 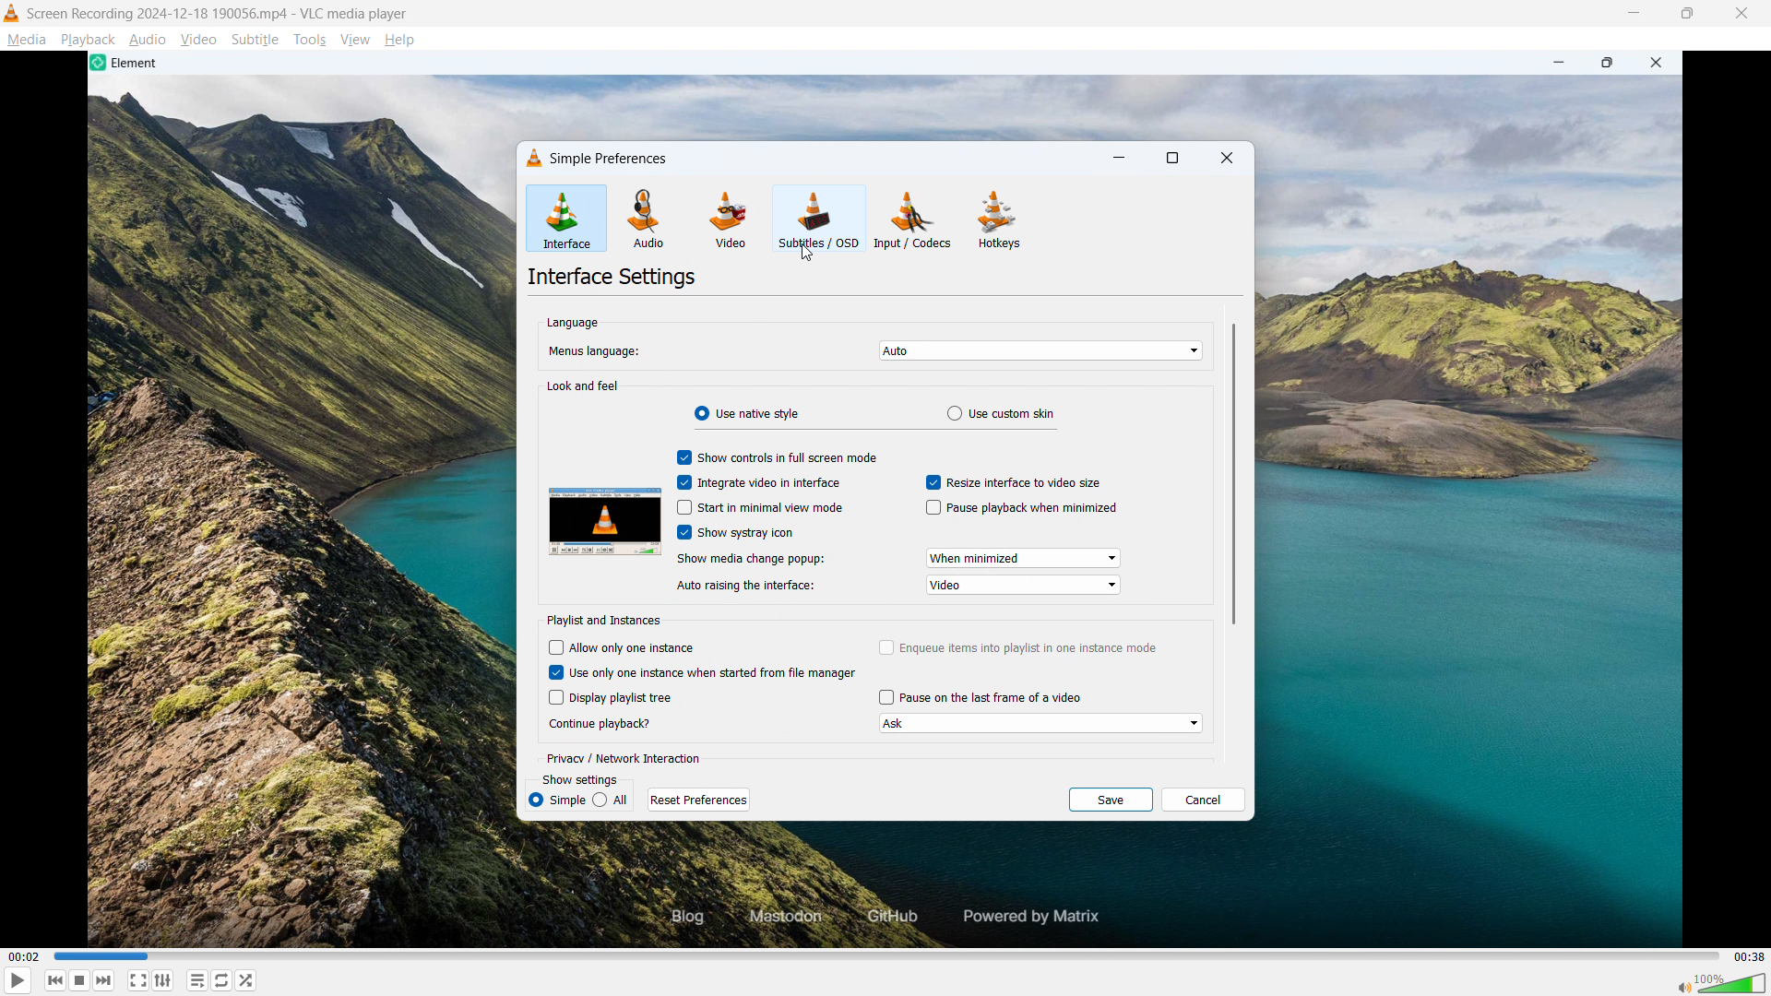 I want to click on checkbox, so click(x=883, y=647).